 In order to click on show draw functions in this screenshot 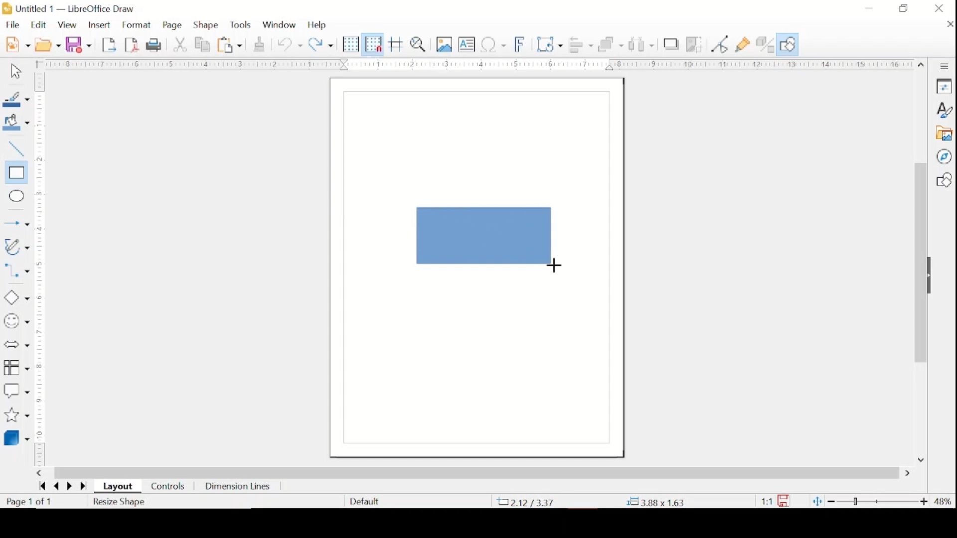, I will do `click(788, 44)`.